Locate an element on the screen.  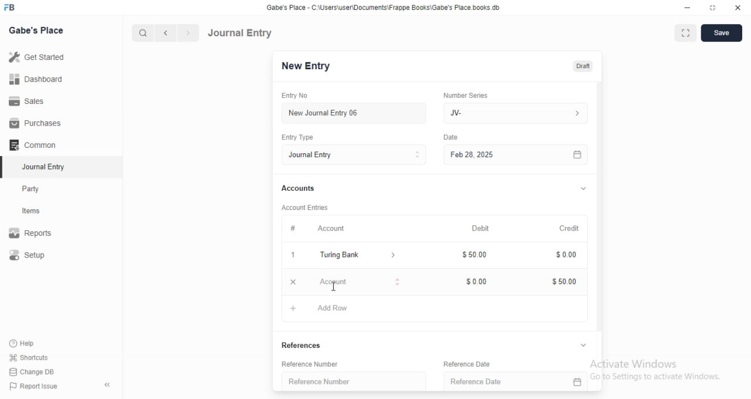
Credit is located at coordinates (569, 228).